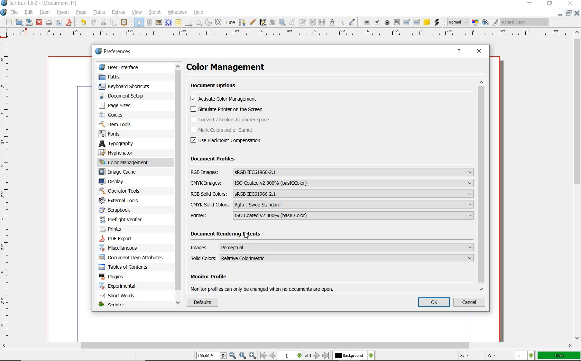  Describe the element at coordinates (570, 3) in the screenshot. I see `close` at that location.